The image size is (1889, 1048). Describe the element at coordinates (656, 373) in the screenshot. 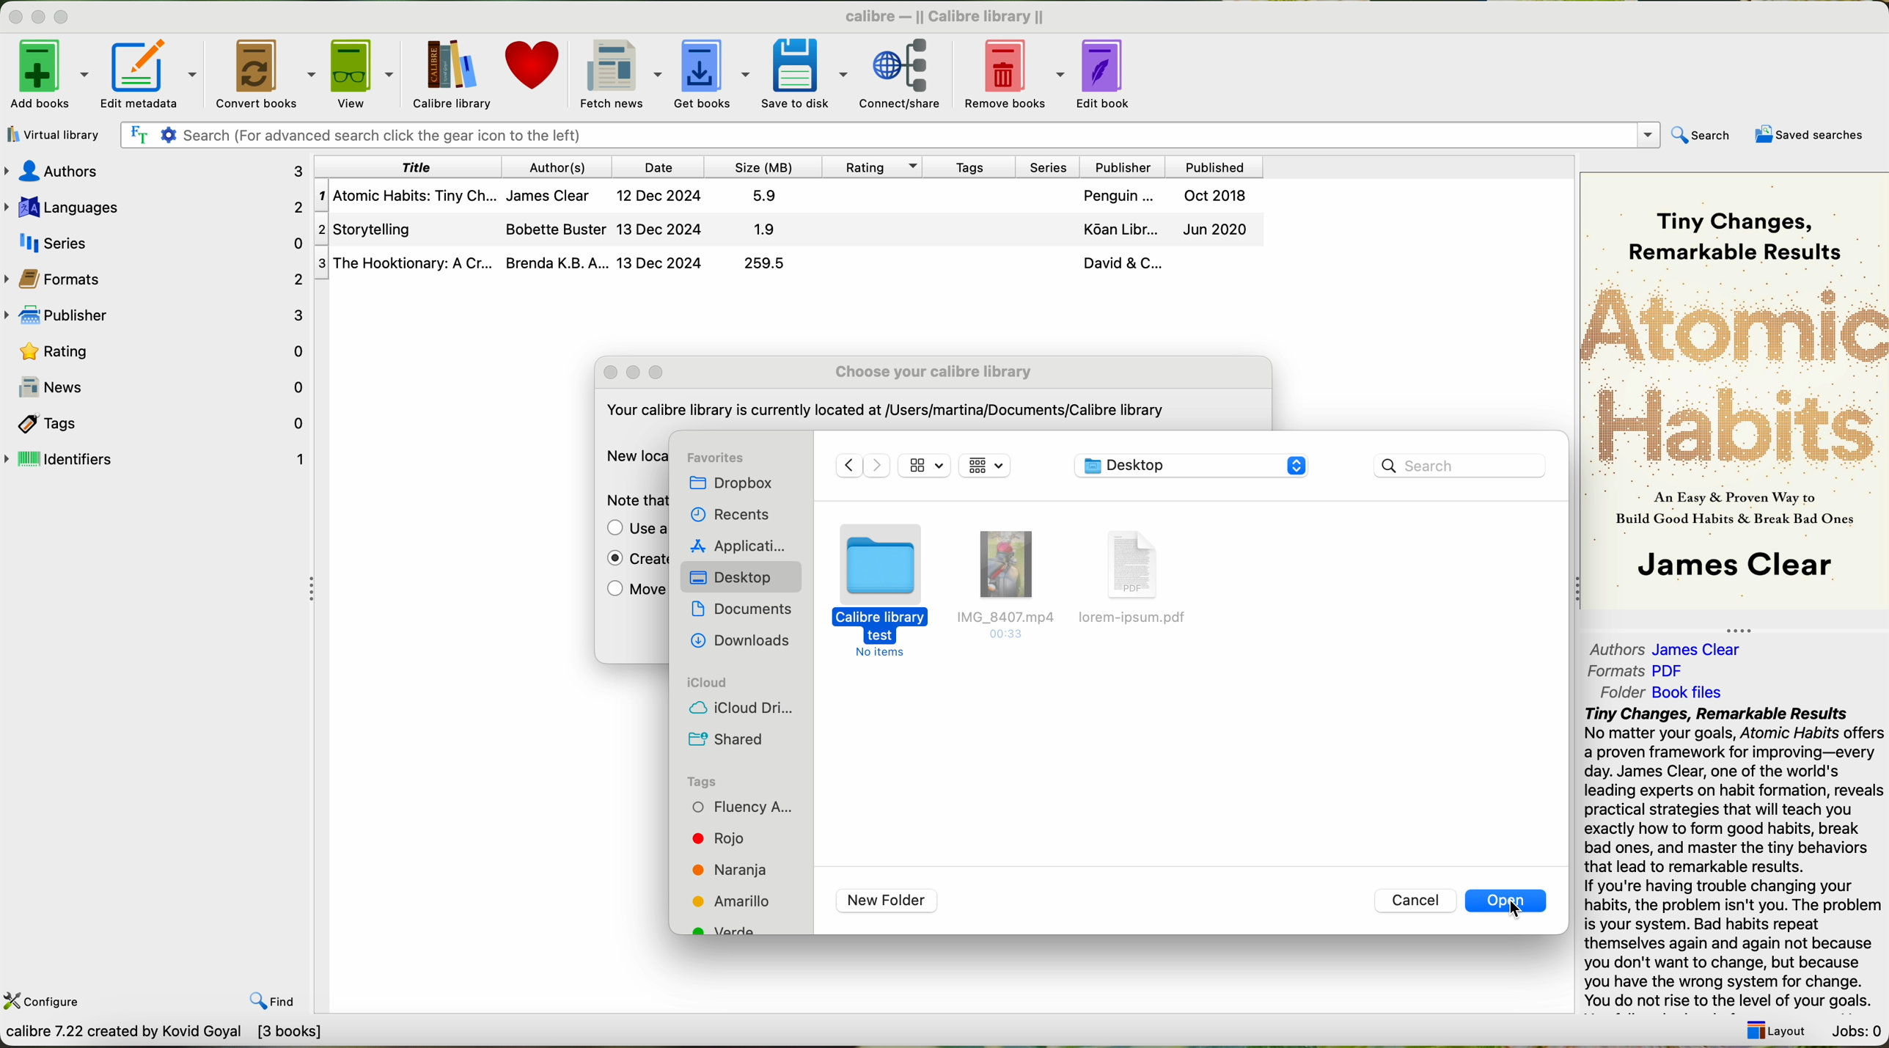

I see `maximize` at that location.